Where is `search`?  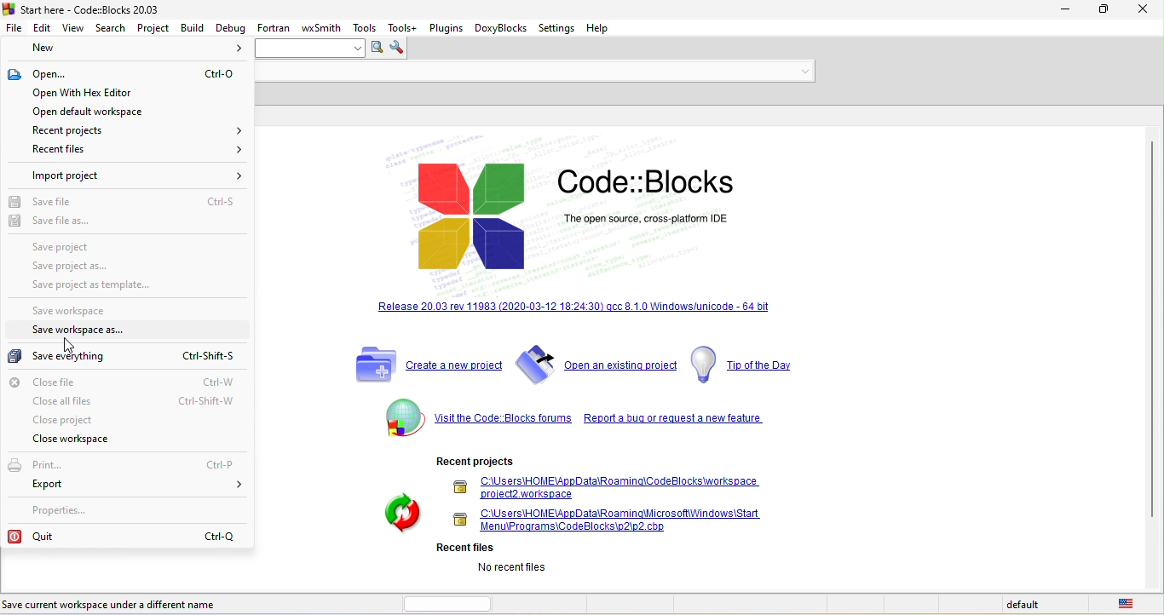
search is located at coordinates (113, 27).